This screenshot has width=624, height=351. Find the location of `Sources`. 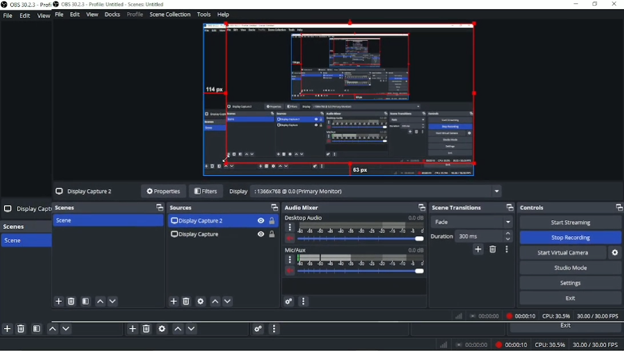

Sources is located at coordinates (187, 208).